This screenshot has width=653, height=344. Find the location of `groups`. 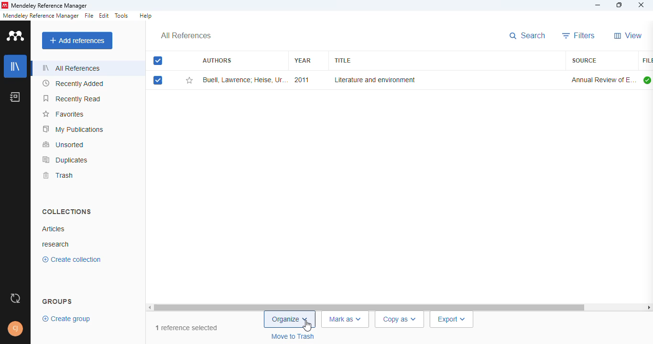

groups is located at coordinates (57, 300).